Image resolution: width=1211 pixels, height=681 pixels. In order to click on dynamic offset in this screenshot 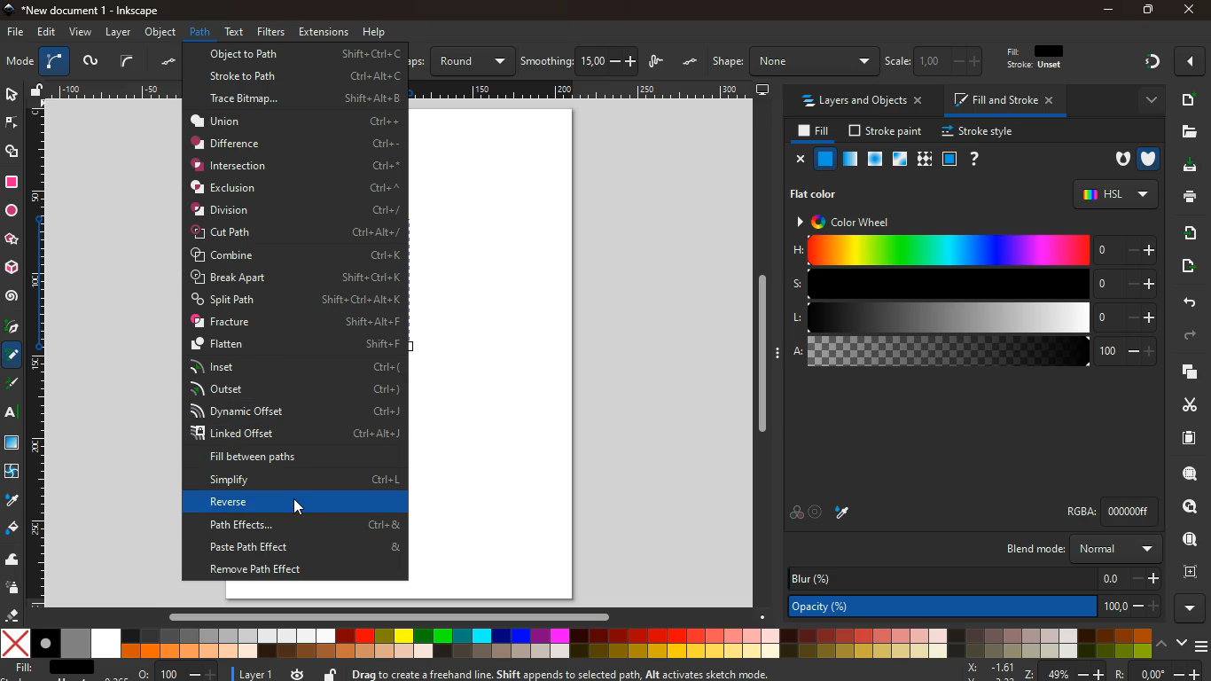, I will do `click(293, 411)`.